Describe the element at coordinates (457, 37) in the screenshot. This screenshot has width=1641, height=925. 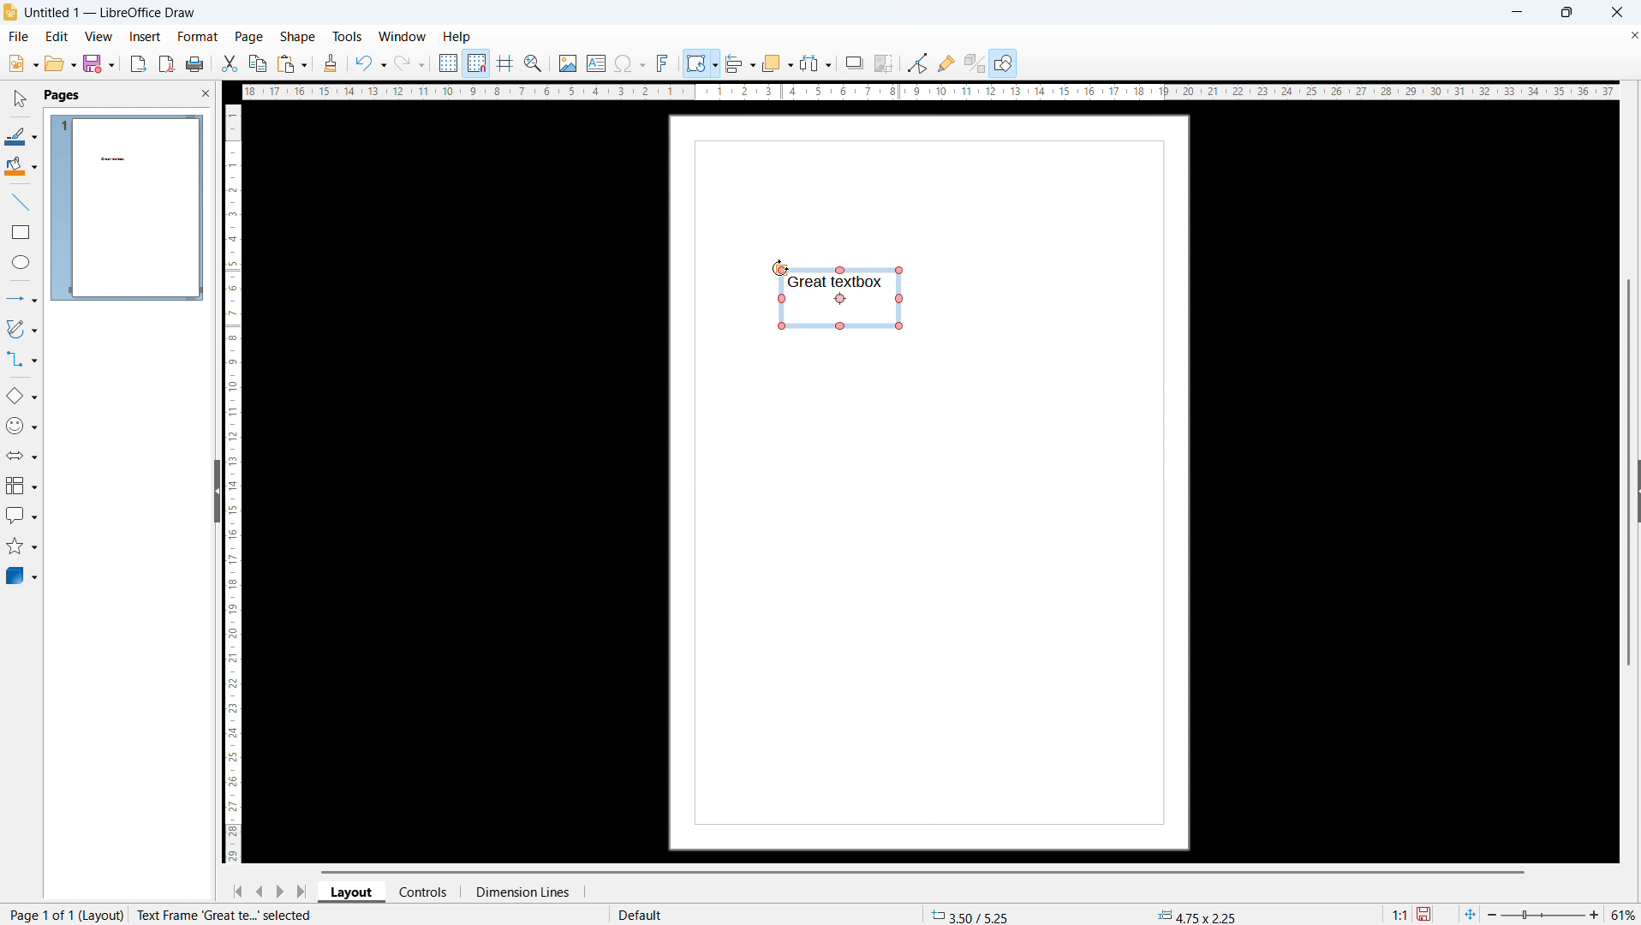
I see `help` at that location.